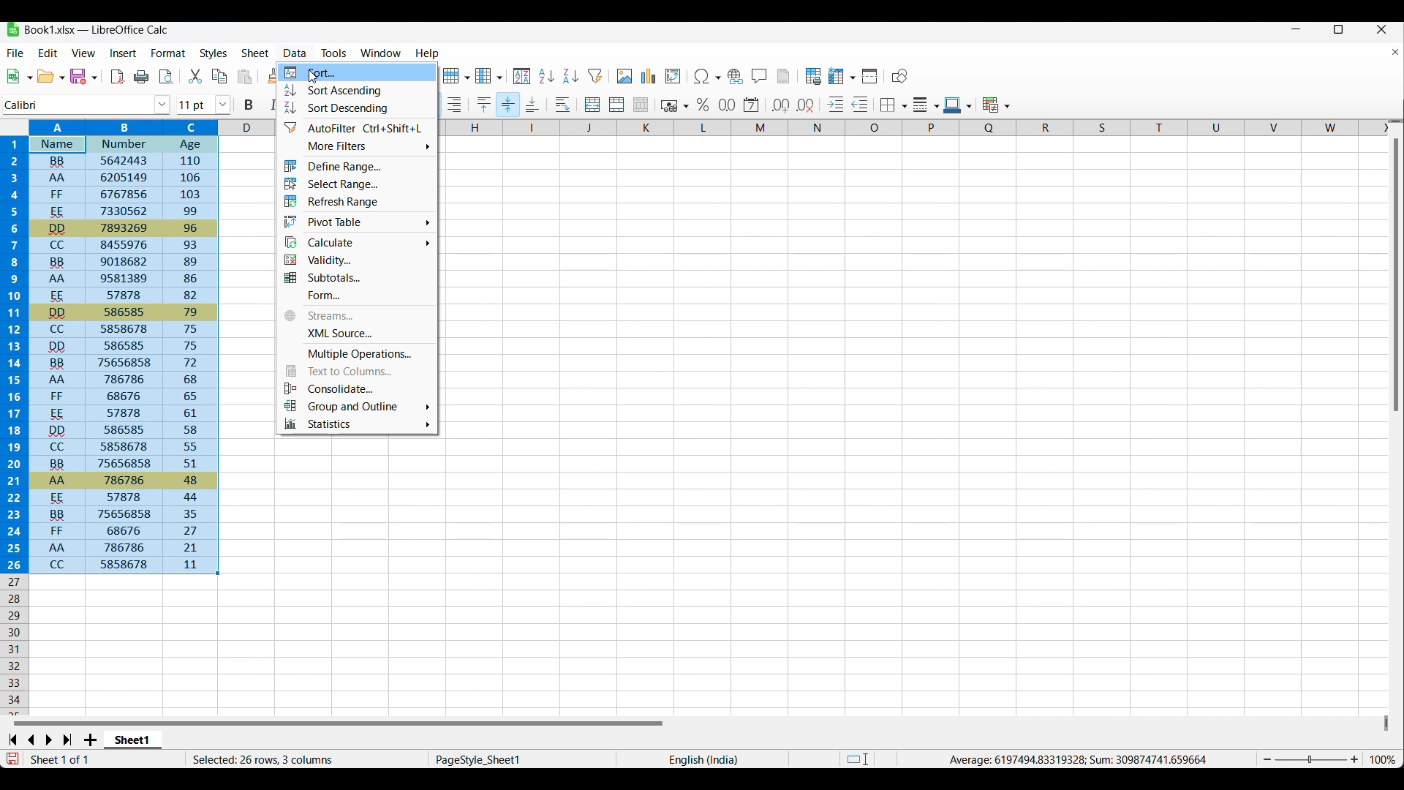 This screenshot has height=790, width=1404. Describe the element at coordinates (456, 75) in the screenshot. I see `Row options` at that location.